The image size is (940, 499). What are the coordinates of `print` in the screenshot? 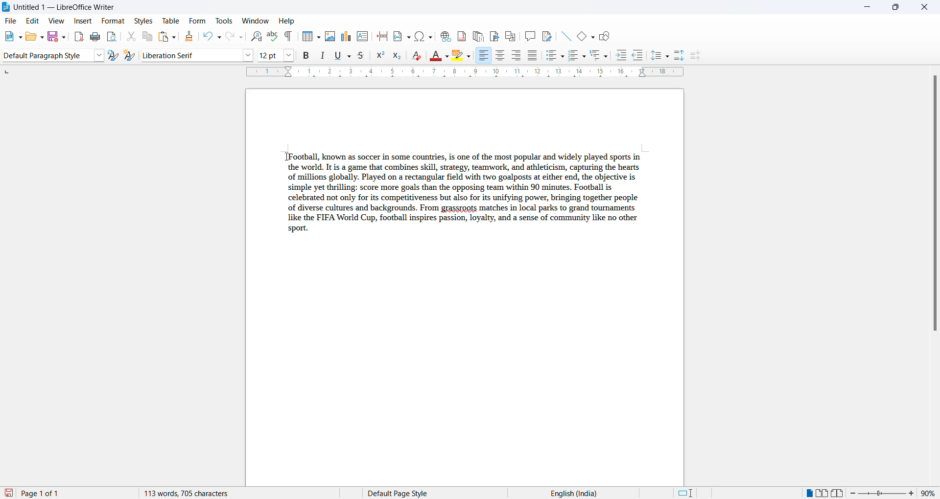 It's located at (95, 37).